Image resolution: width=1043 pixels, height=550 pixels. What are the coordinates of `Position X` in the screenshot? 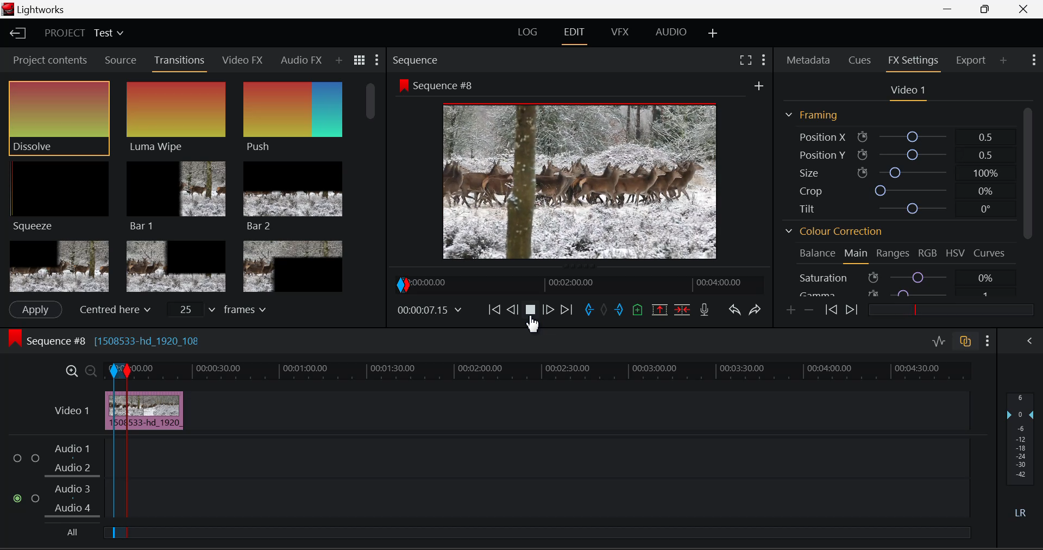 It's located at (894, 135).